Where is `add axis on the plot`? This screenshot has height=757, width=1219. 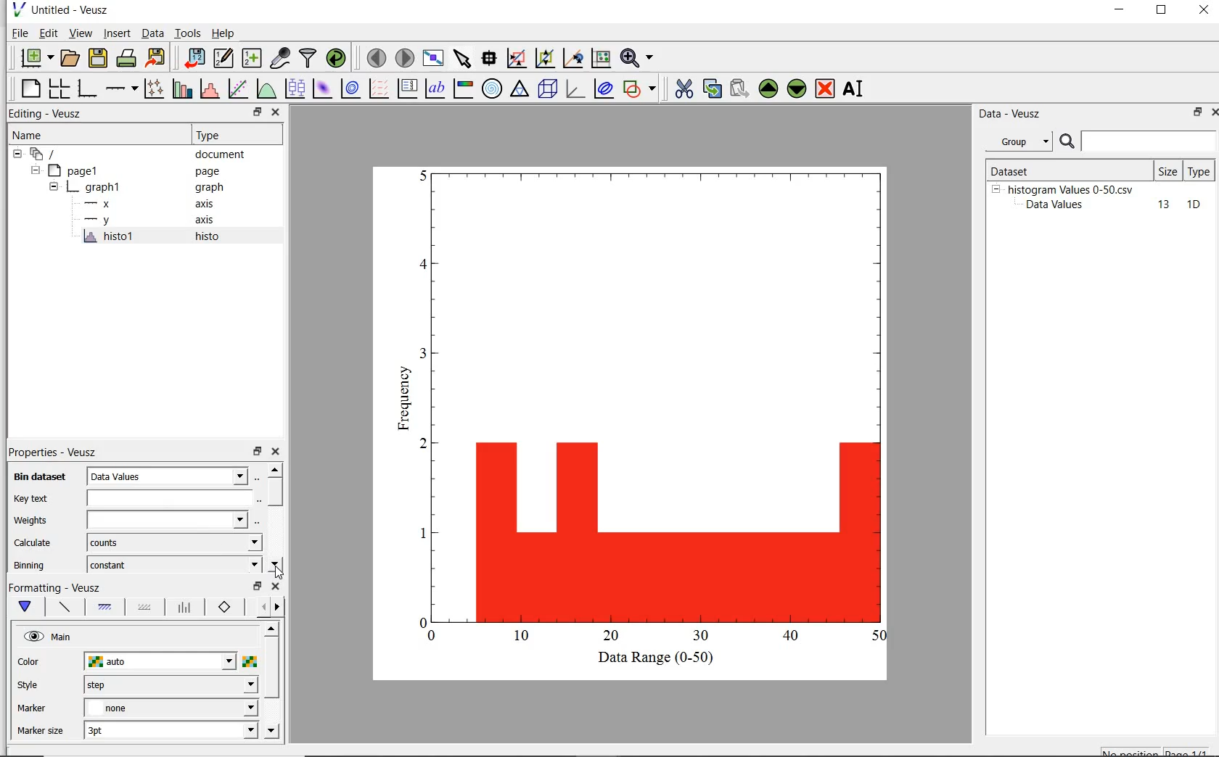
add axis on the plot is located at coordinates (121, 87).